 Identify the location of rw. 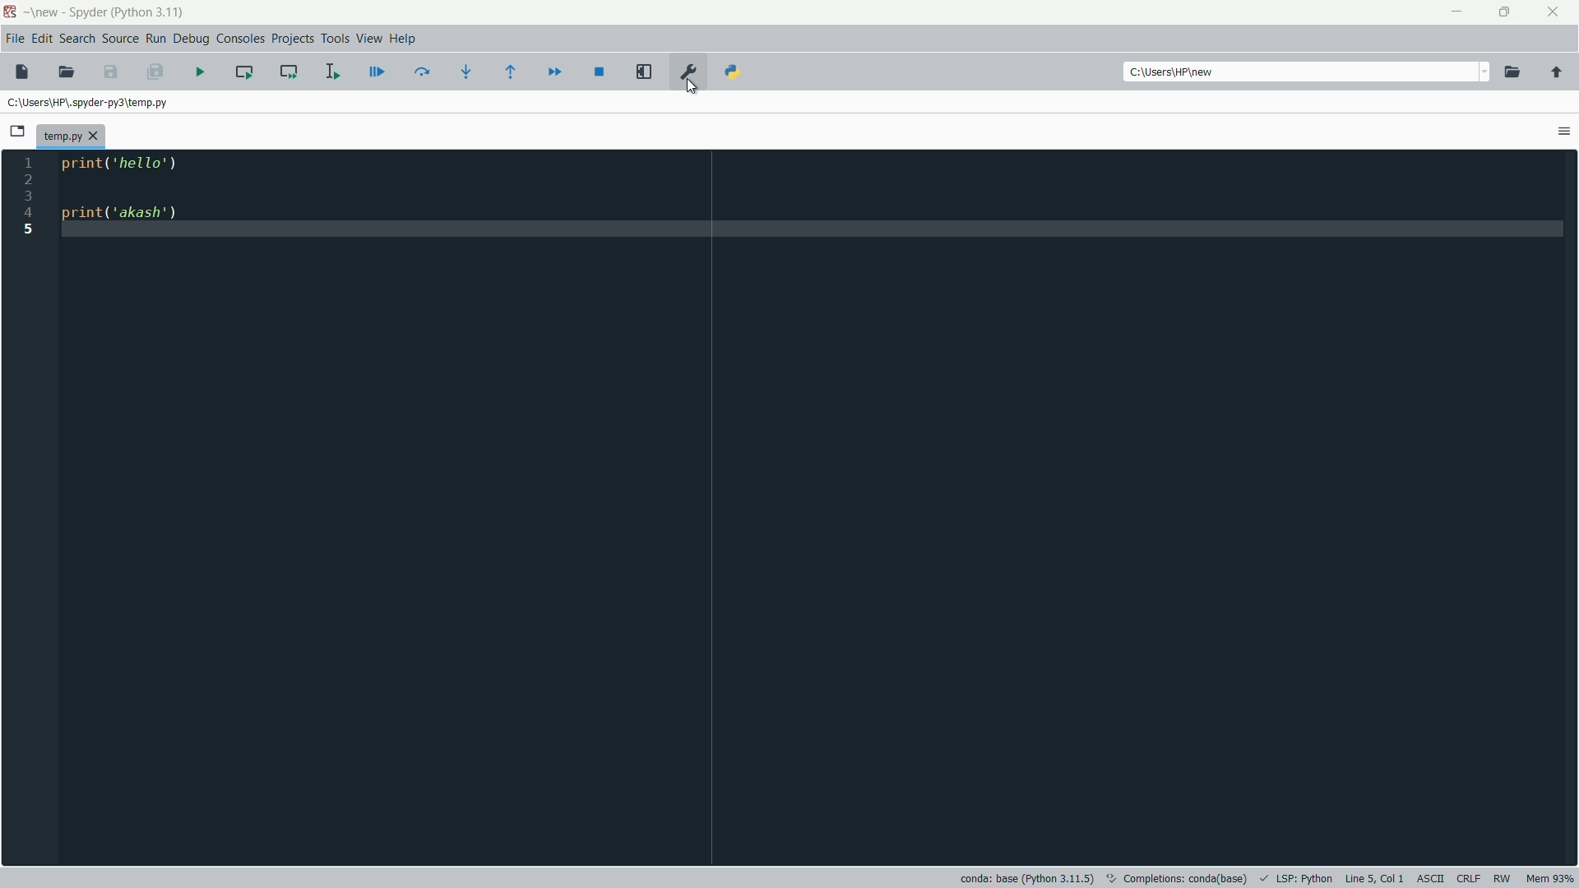
(1504, 878).